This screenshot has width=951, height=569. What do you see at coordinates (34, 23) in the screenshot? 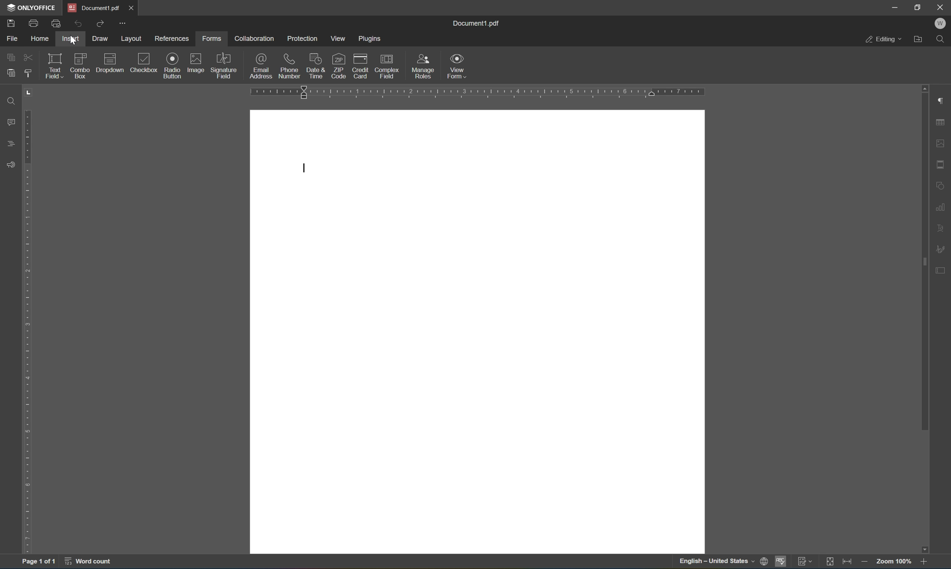
I see `Print` at bounding box center [34, 23].